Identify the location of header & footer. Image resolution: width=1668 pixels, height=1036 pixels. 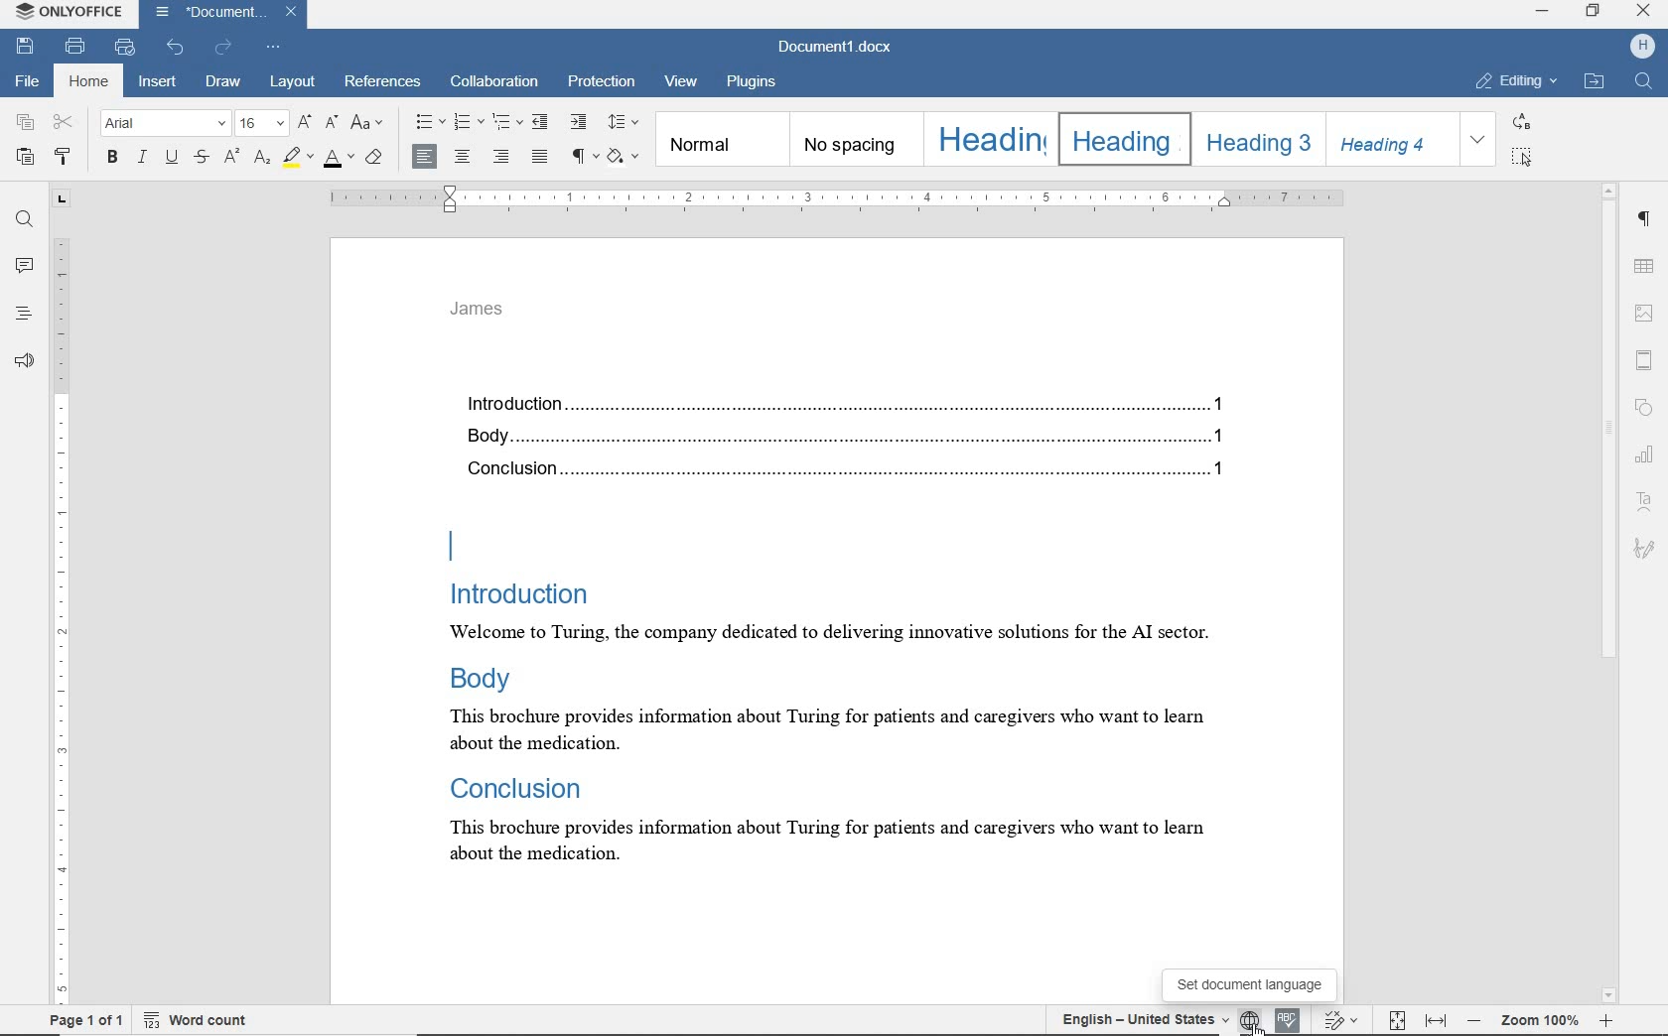
(1648, 359).